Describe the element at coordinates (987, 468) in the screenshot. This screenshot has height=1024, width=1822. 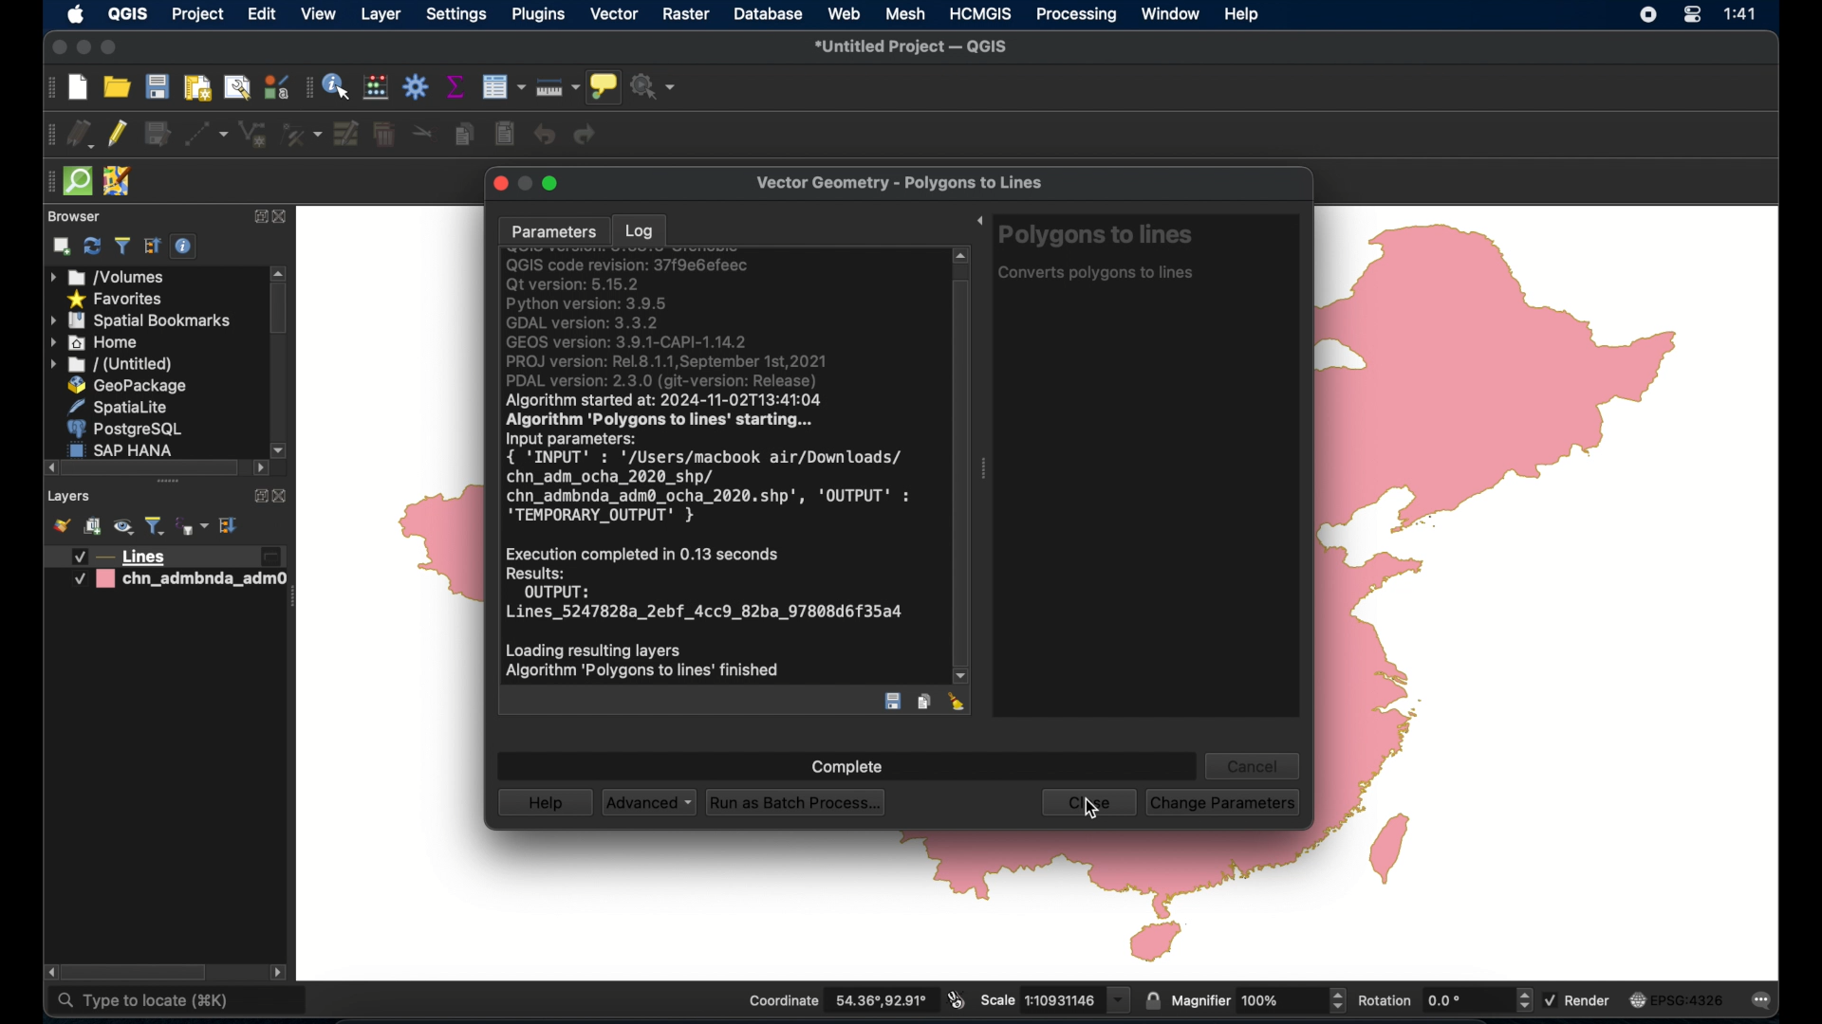
I see `drag handle` at that location.